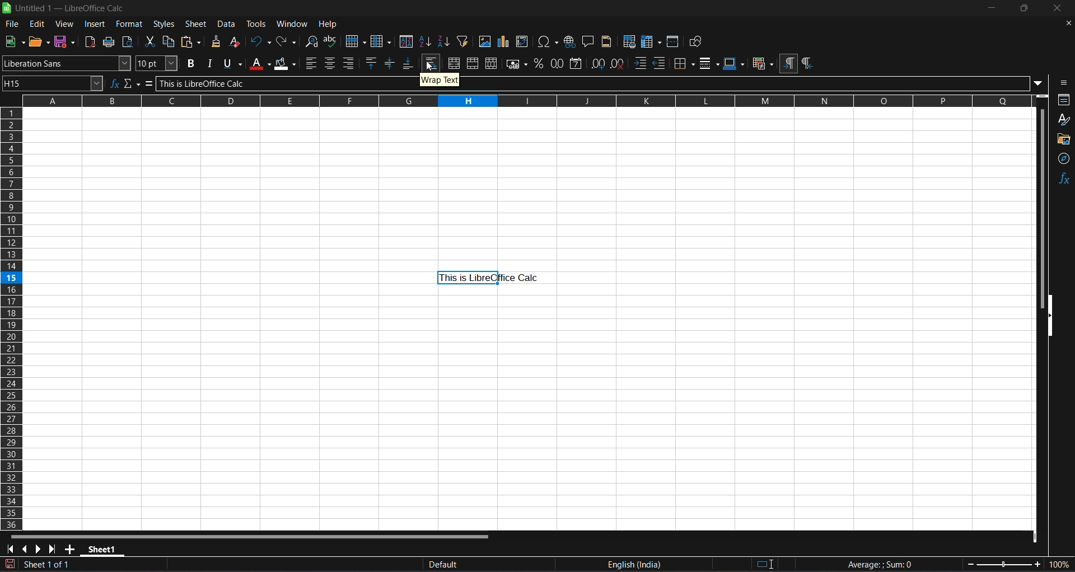 The height and width of the screenshot is (572, 1075). Describe the element at coordinates (431, 63) in the screenshot. I see `wrap text` at that location.